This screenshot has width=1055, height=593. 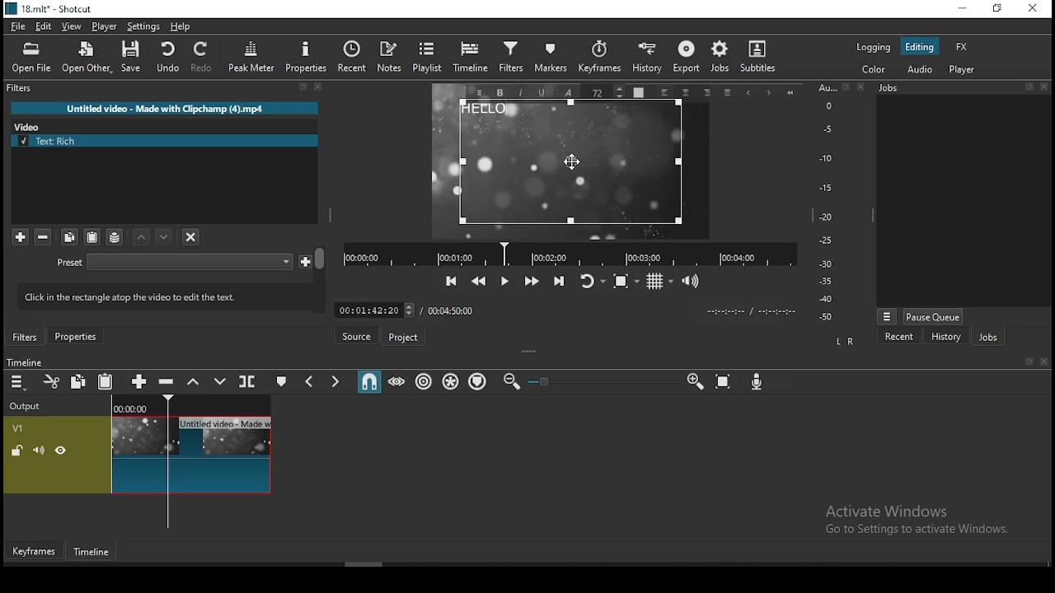 What do you see at coordinates (51, 381) in the screenshot?
I see `cut` at bounding box center [51, 381].